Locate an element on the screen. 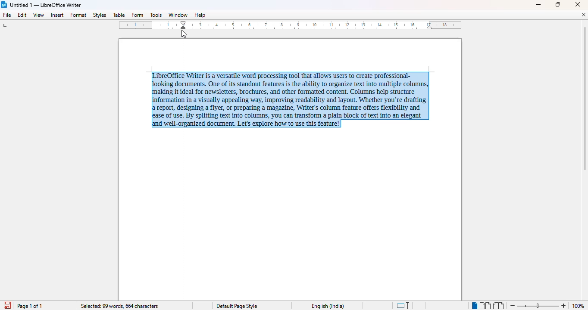 Image resolution: width=588 pixels, height=310 pixels. page 1 of 1 is located at coordinates (31, 306).